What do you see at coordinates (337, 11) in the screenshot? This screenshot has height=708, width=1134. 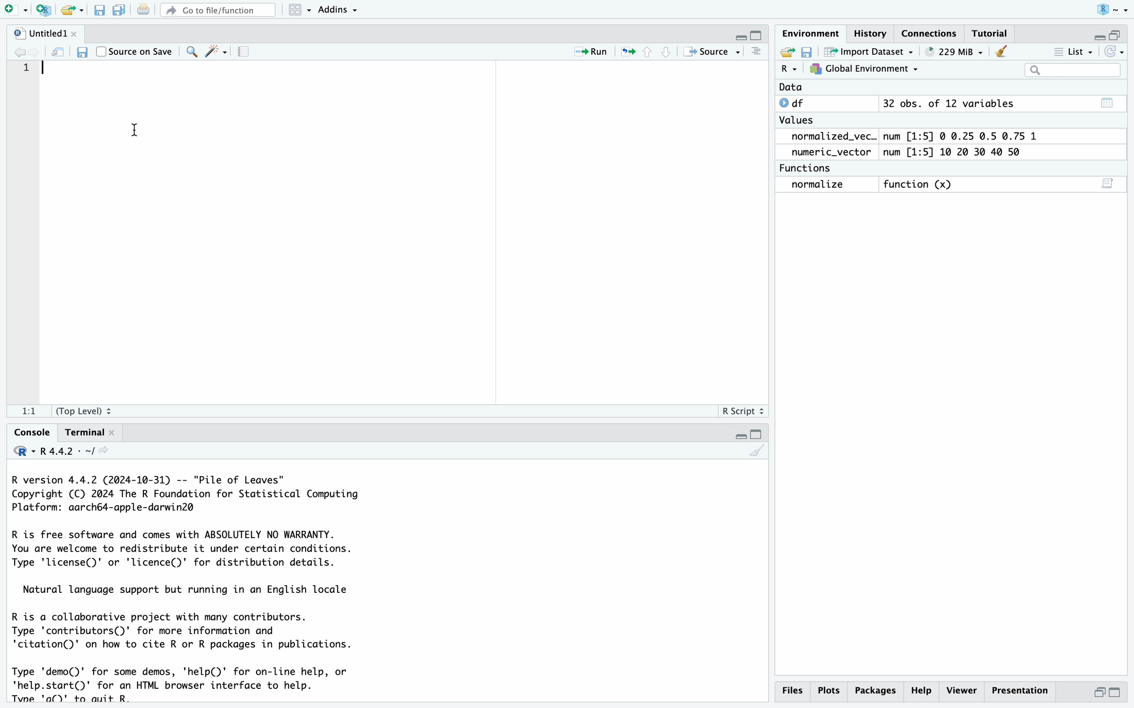 I see `Addins` at bounding box center [337, 11].